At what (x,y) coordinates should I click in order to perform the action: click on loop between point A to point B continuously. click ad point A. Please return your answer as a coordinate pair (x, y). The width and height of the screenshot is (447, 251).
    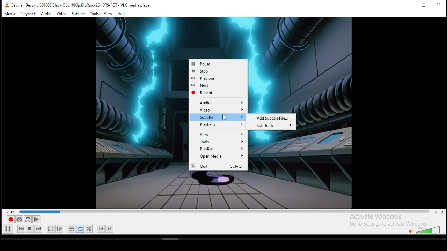
    Looking at the image, I should click on (28, 219).